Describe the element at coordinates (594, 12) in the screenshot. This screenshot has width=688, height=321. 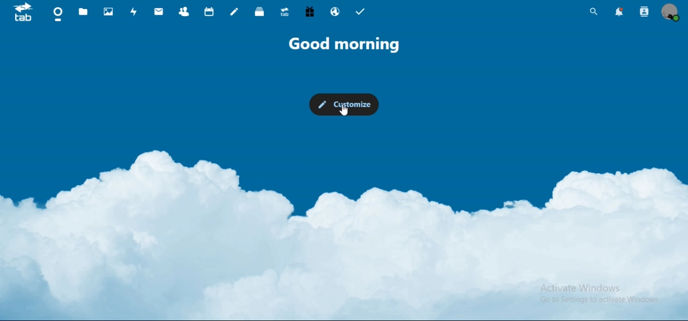
I see `search` at that location.